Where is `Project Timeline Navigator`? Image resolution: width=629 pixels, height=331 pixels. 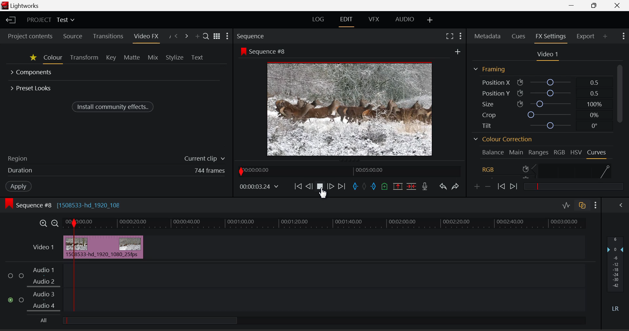
Project Timeline Navigator is located at coordinates (350, 171).